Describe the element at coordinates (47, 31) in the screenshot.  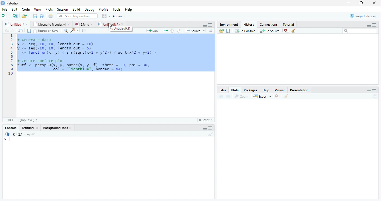
I see `Source on Save` at that location.